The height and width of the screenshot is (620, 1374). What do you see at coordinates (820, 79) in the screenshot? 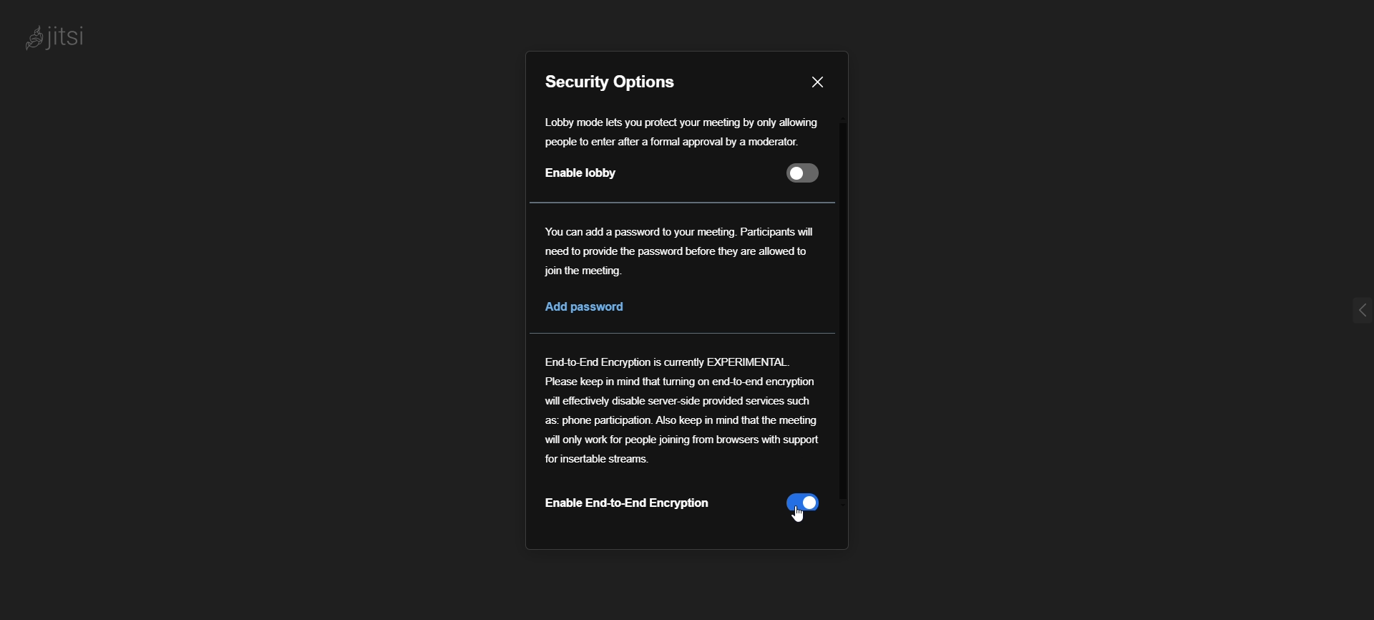
I see `close` at bounding box center [820, 79].